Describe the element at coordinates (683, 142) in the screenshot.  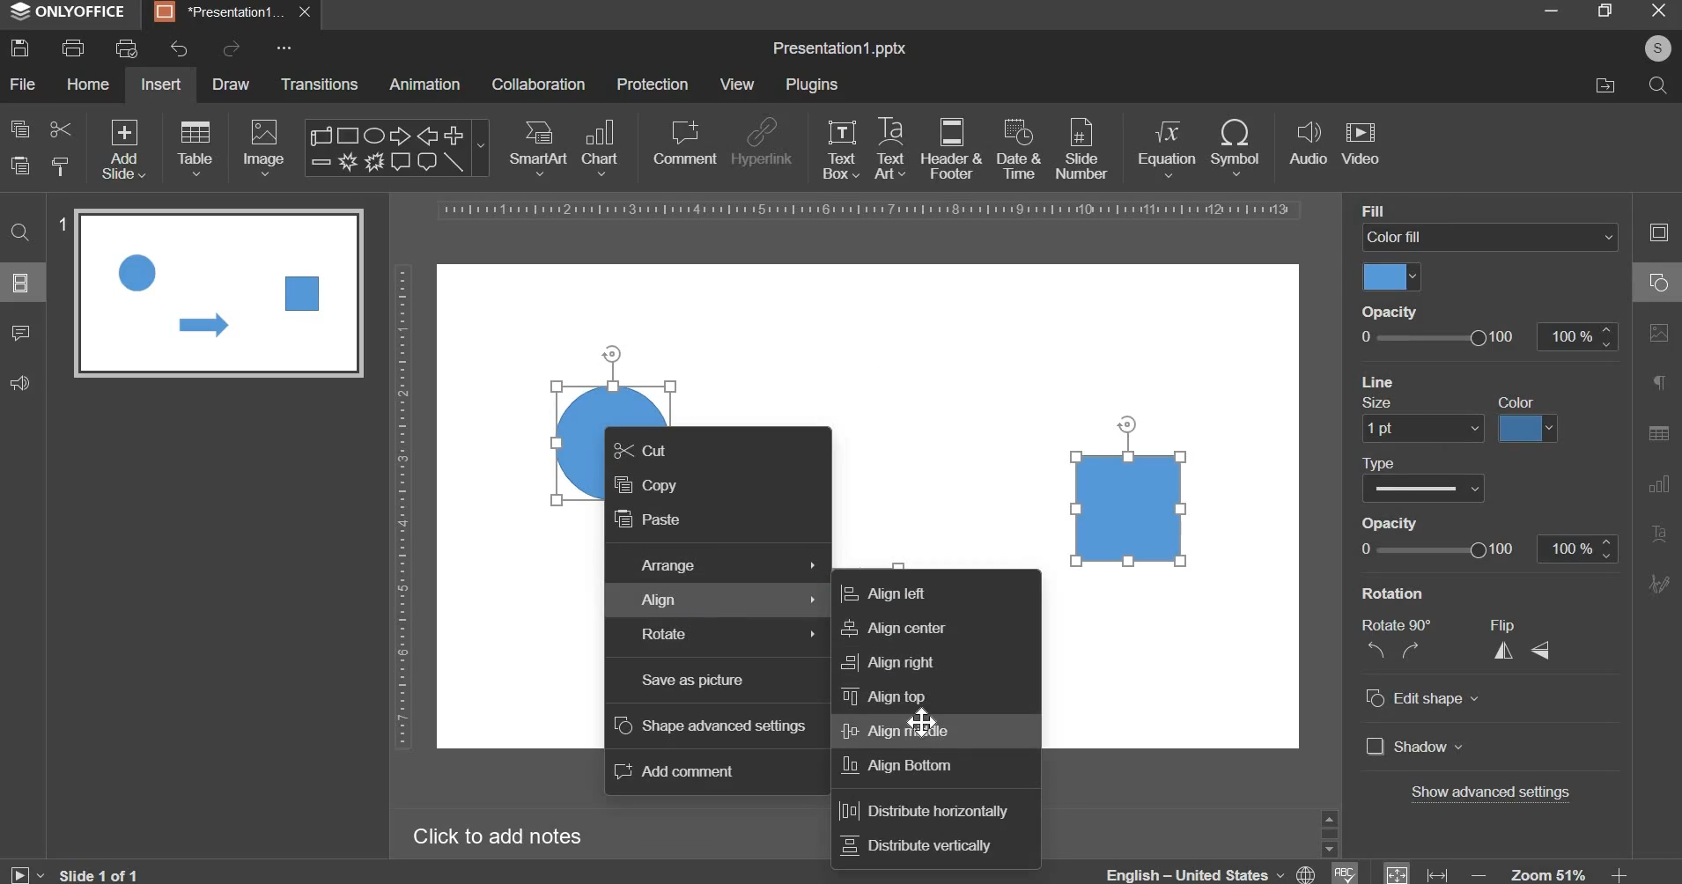
I see `comment` at that location.